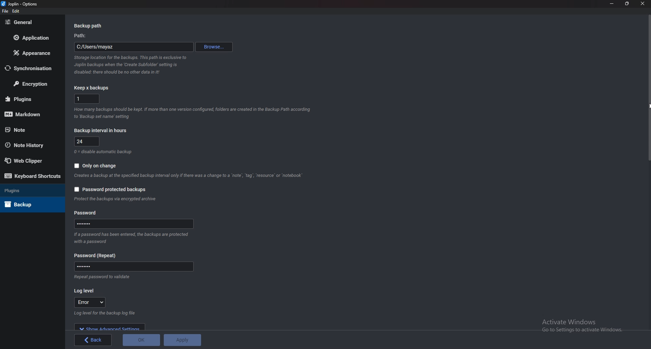  What do you see at coordinates (612, 3) in the screenshot?
I see `Minimize` at bounding box center [612, 3].